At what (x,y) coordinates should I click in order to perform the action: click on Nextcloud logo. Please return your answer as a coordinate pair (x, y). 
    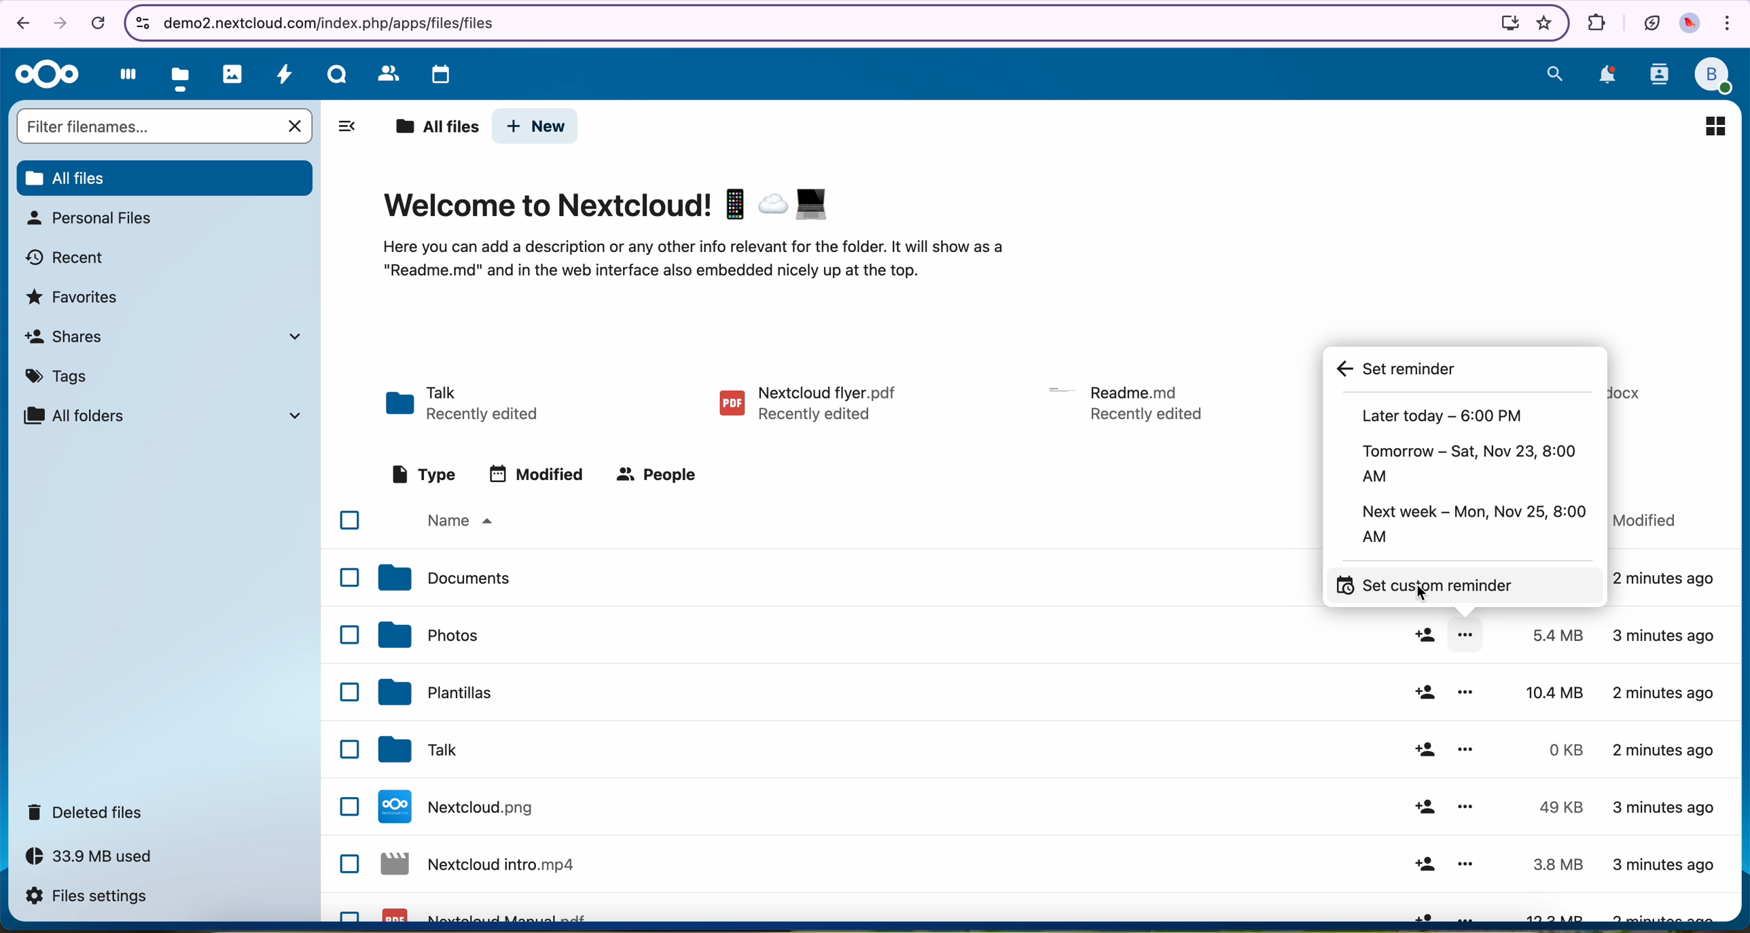
    Looking at the image, I should click on (45, 75).